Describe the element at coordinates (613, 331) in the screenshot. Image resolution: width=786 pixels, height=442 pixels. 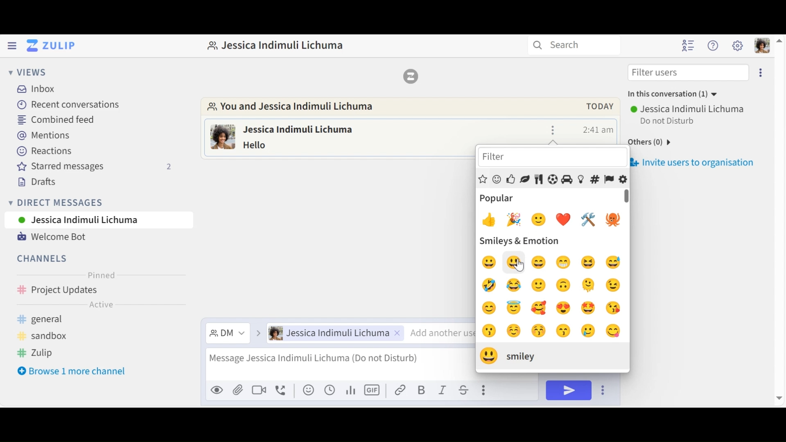
I see `smile with tongue out` at that location.